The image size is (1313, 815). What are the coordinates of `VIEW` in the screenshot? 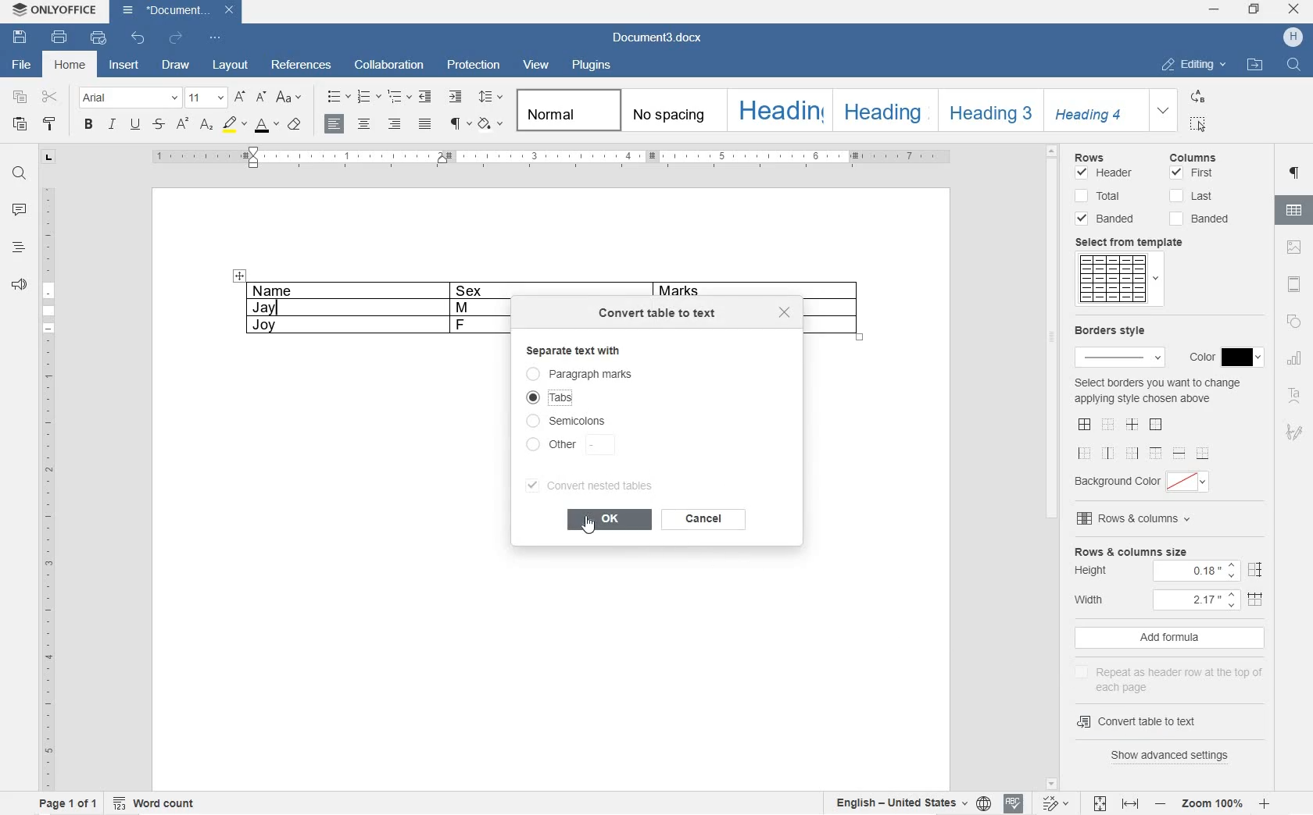 It's located at (536, 67).